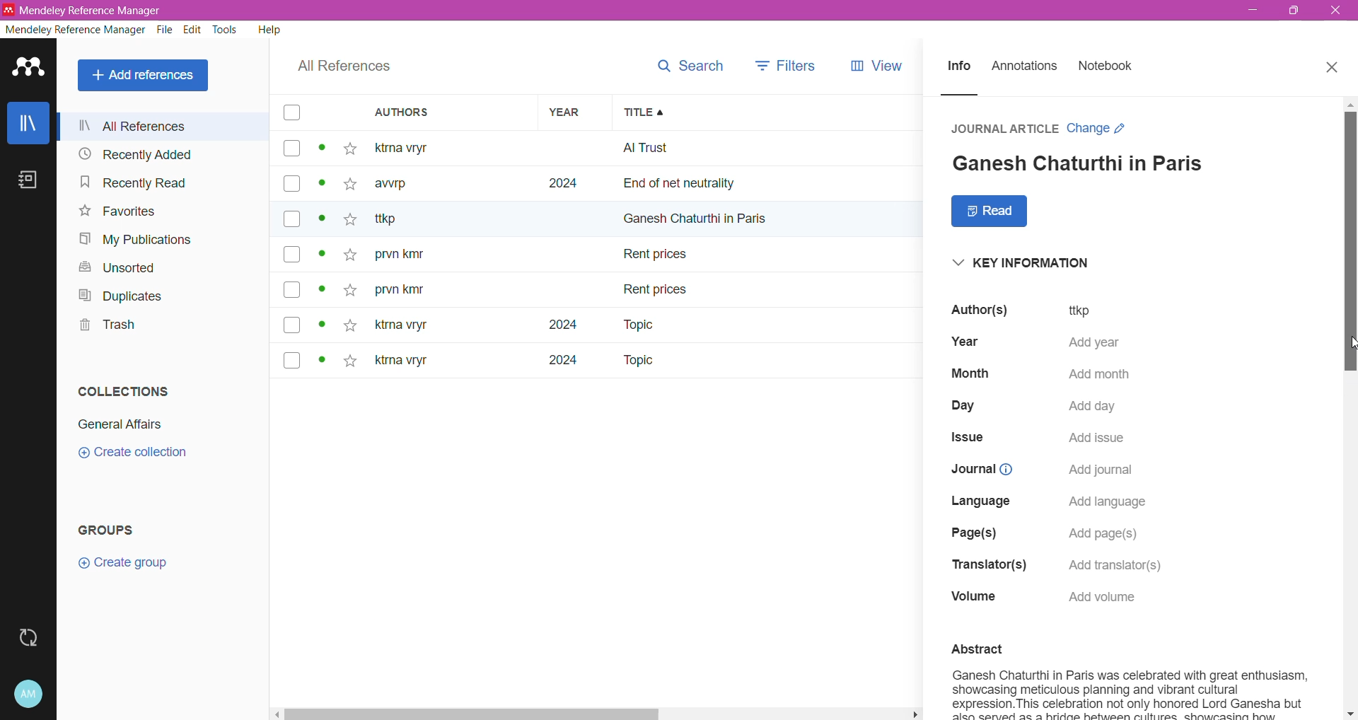  Describe the element at coordinates (166, 31) in the screenshot. I see `File` at that location.